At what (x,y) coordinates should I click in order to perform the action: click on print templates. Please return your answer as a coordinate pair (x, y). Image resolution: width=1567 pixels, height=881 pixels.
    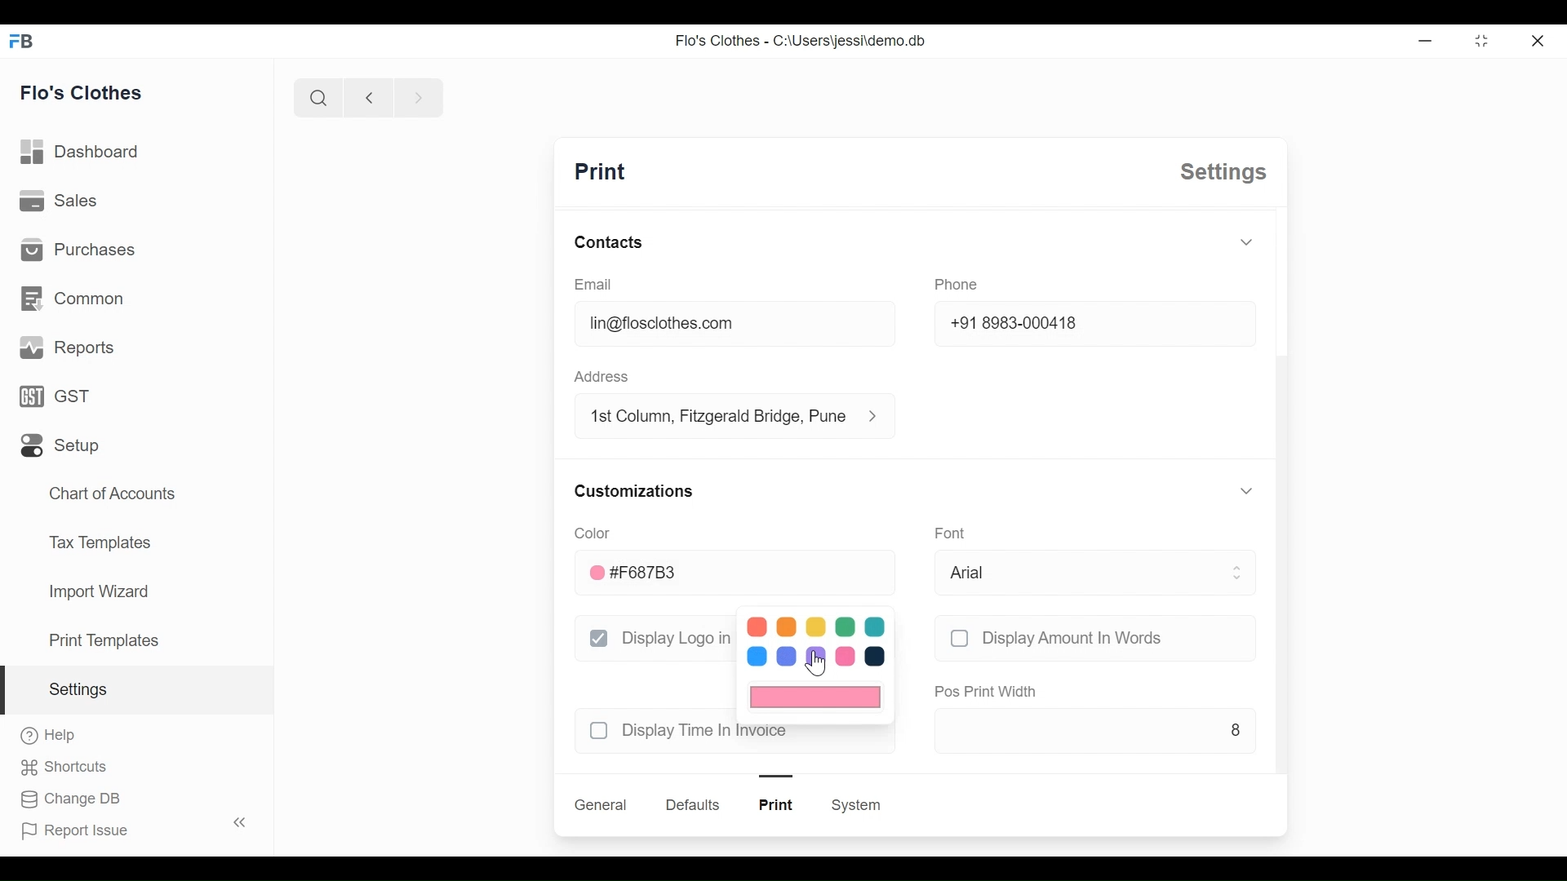
    Looking at the image, I should click on (104, 640).